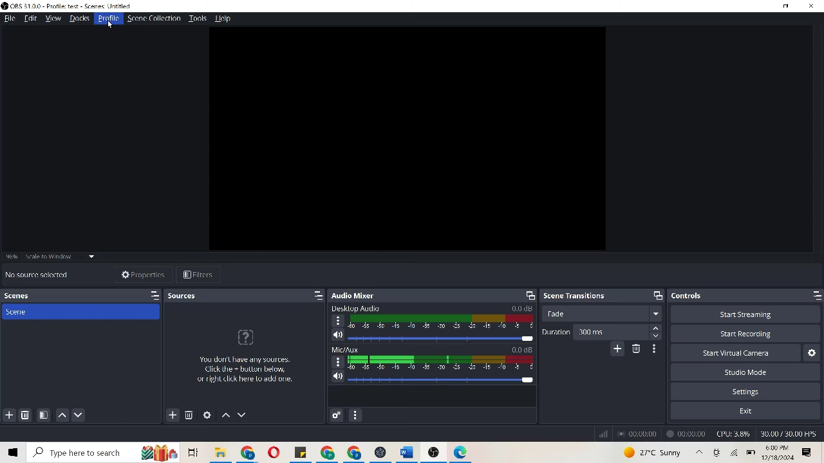  What do you see at coordinates (788, 433) in the screenshot?
I see `30.00/30.00 FPS` at bounding box center [788, 433].